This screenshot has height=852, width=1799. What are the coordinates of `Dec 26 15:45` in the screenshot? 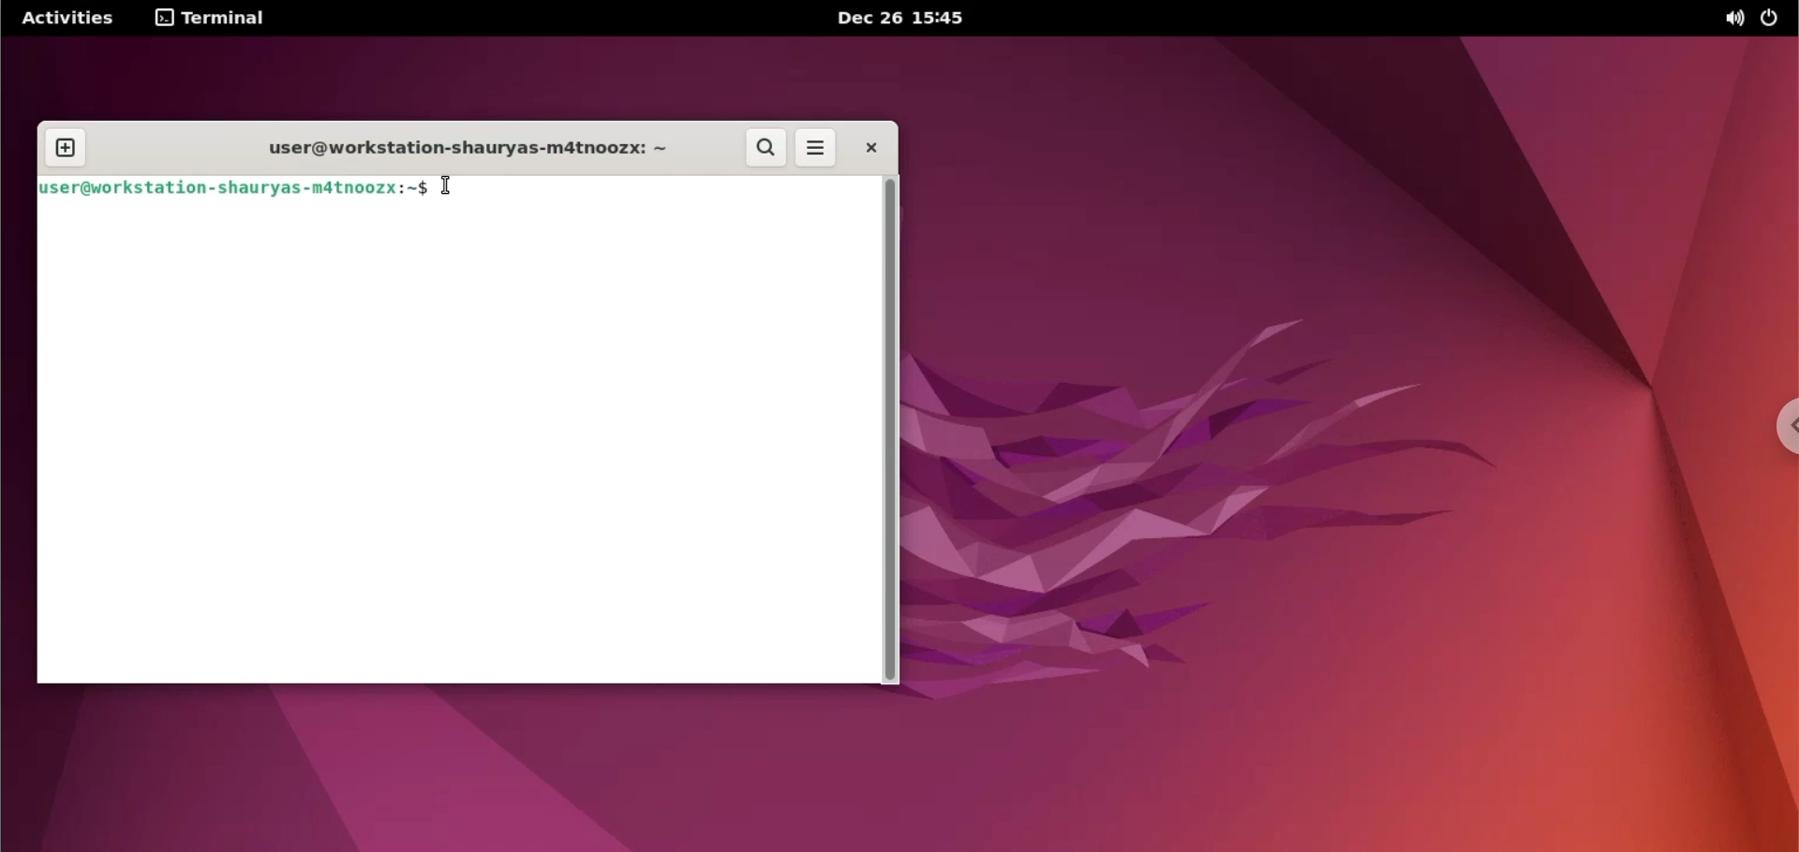 It's located at (897, 20).